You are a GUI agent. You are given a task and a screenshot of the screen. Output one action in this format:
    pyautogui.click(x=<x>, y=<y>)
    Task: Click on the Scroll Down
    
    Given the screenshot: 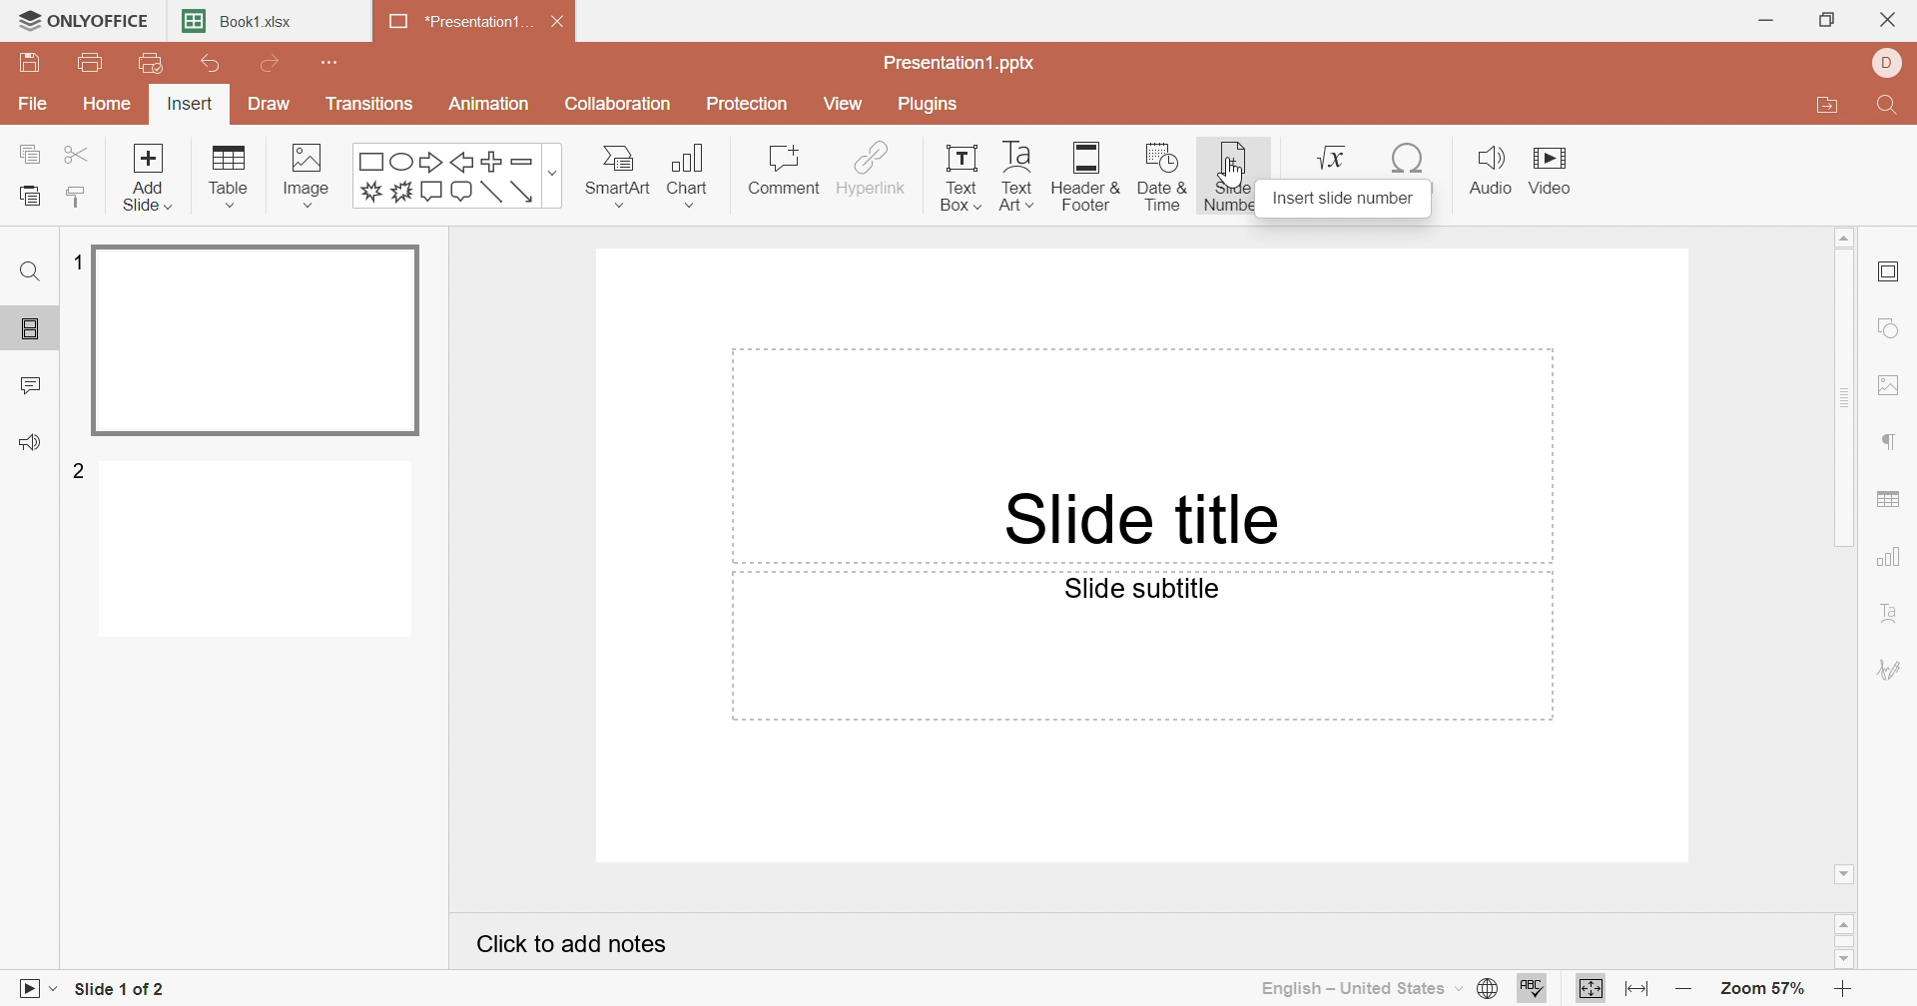 What is the action you would take?
    pyautogui.click(x=1840, y=957)
    